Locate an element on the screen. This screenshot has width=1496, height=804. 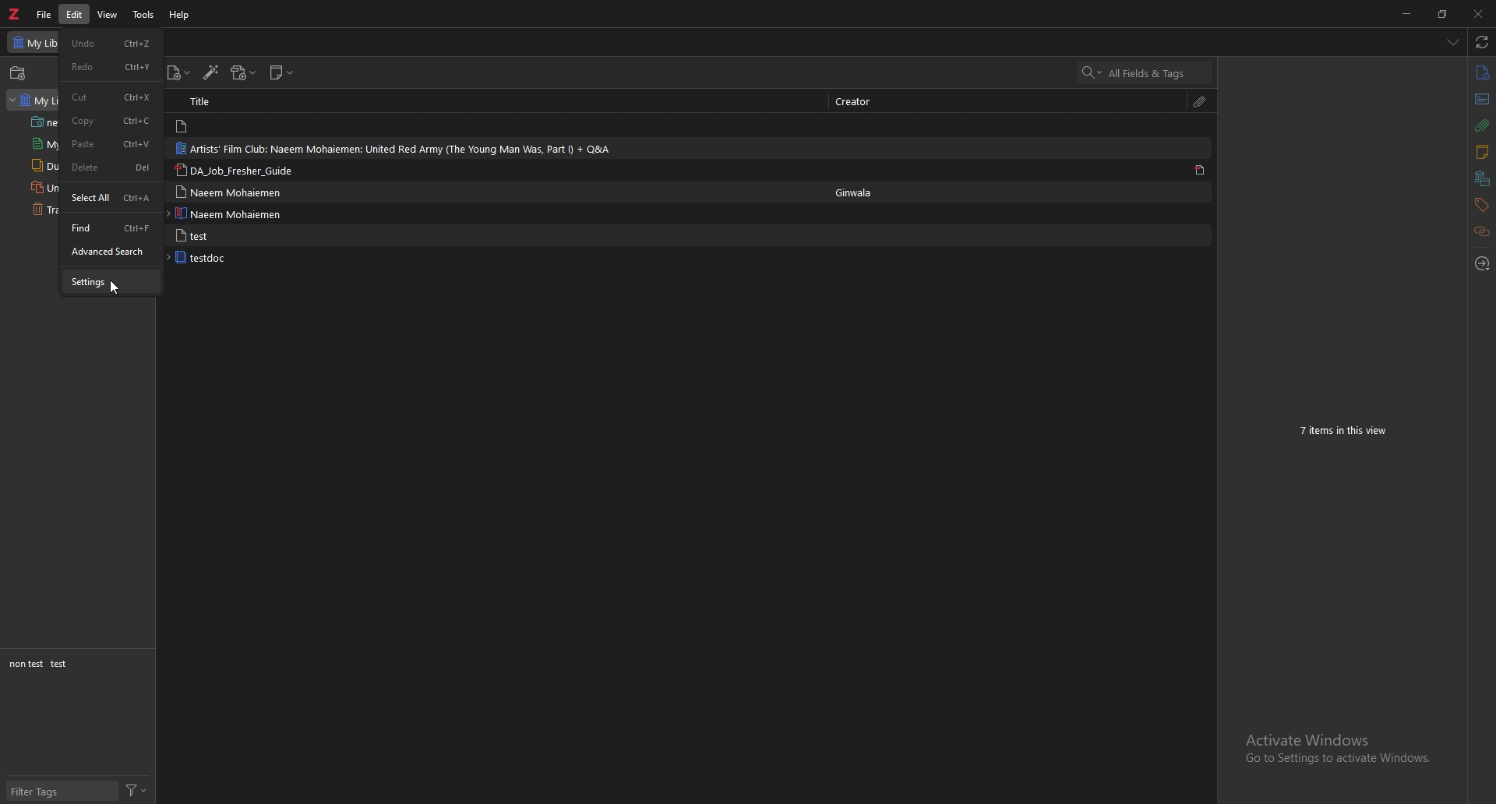
related is located at coordinates (1483, 231).